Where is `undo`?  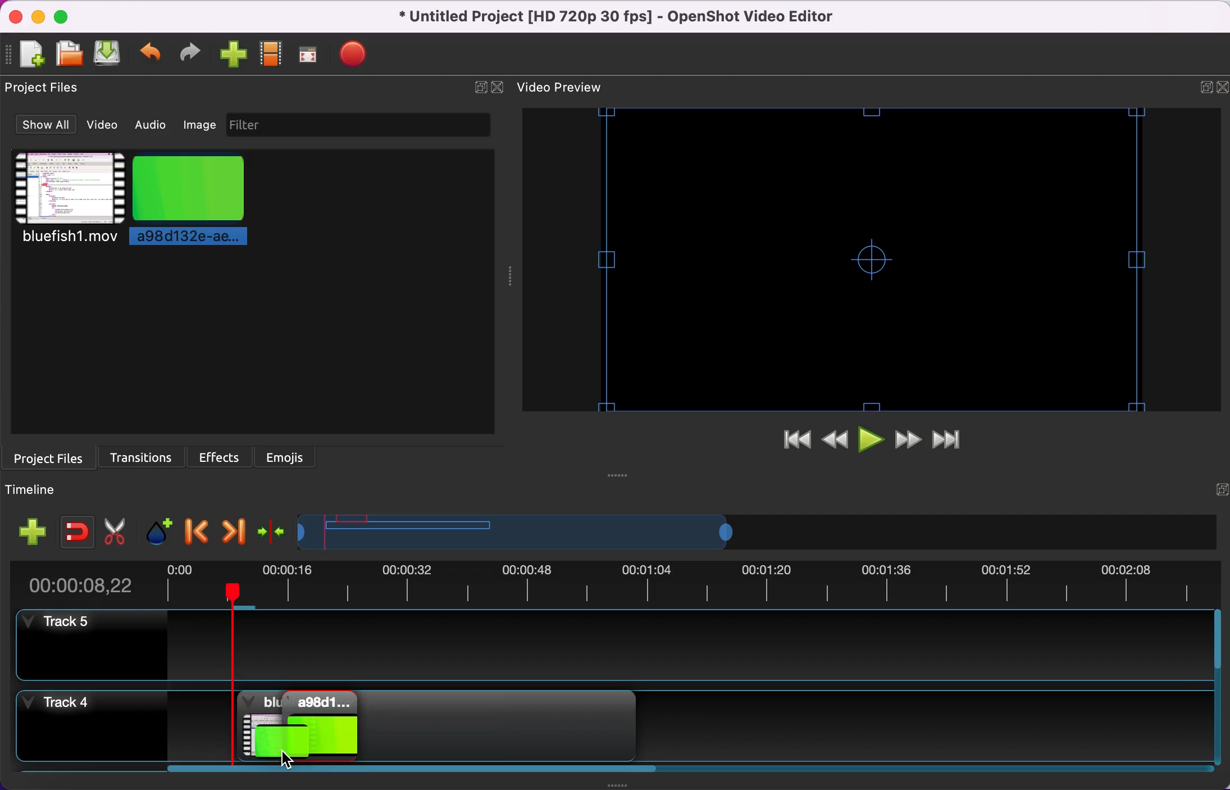
undo is located at coordinates (148, 54).